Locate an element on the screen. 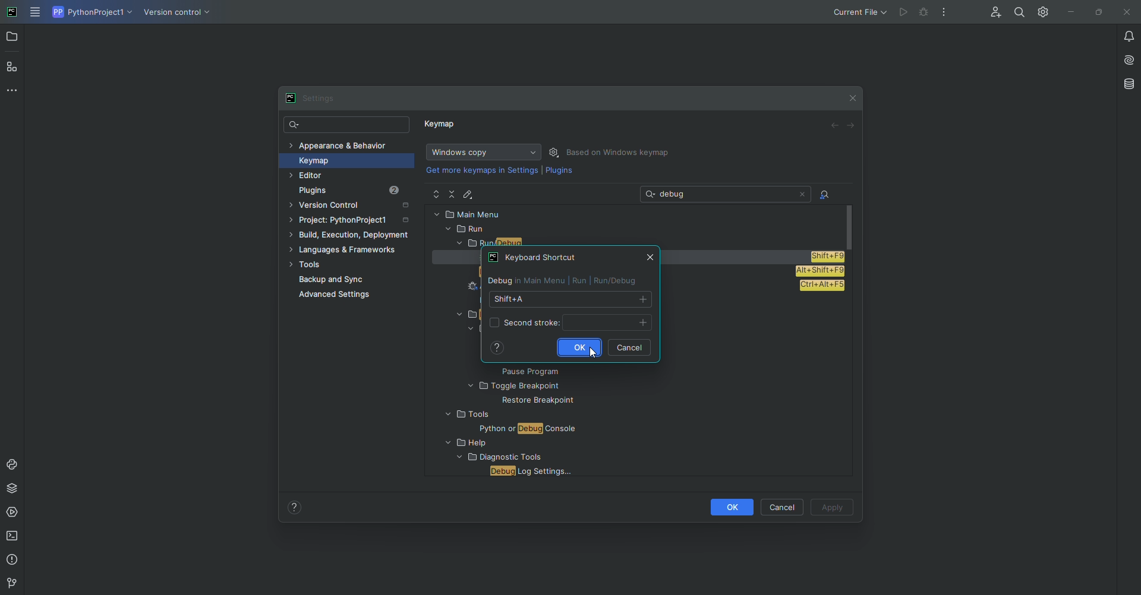 This screenshot has height=595, width=1141. FILE NAME is located at coordinates (556, 371).